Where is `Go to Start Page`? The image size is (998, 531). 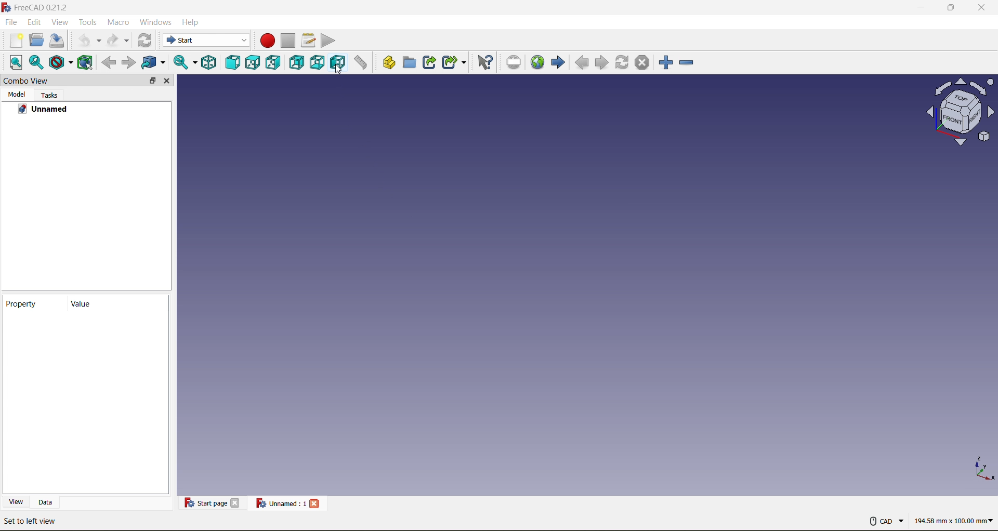 Go to Start Page is located at coordinates (537, 62).